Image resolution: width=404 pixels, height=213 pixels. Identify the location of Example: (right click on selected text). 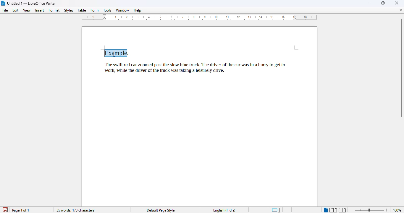
(117, 53).